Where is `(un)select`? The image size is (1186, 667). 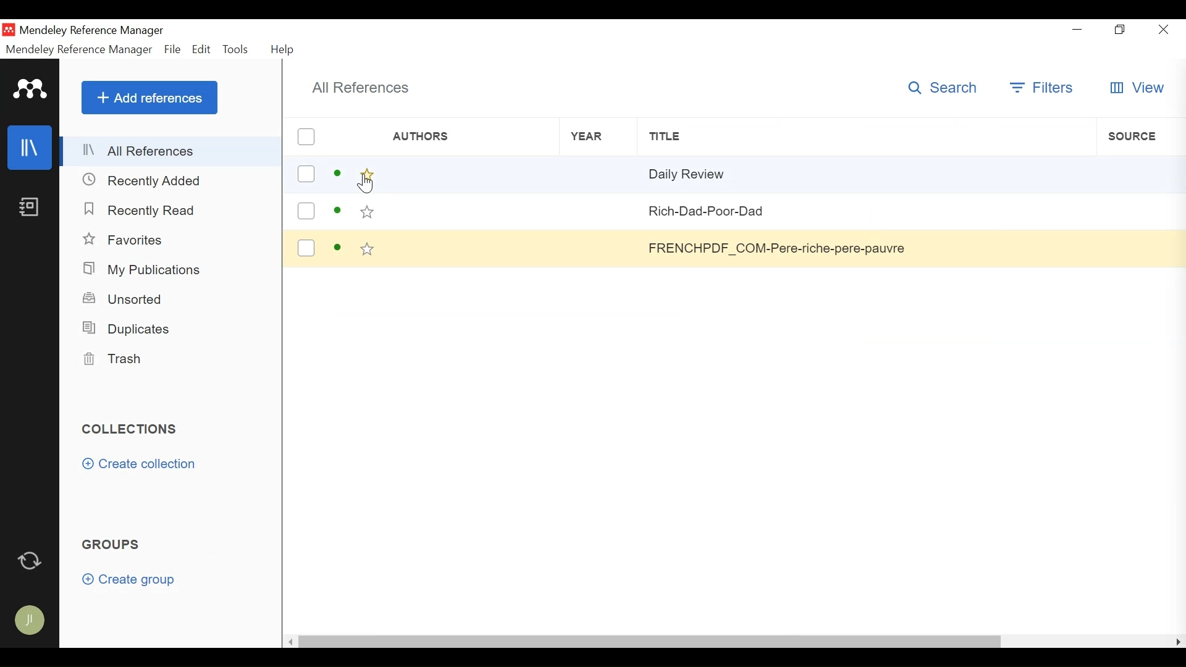
(un)select is located at coordinates (306, 211).